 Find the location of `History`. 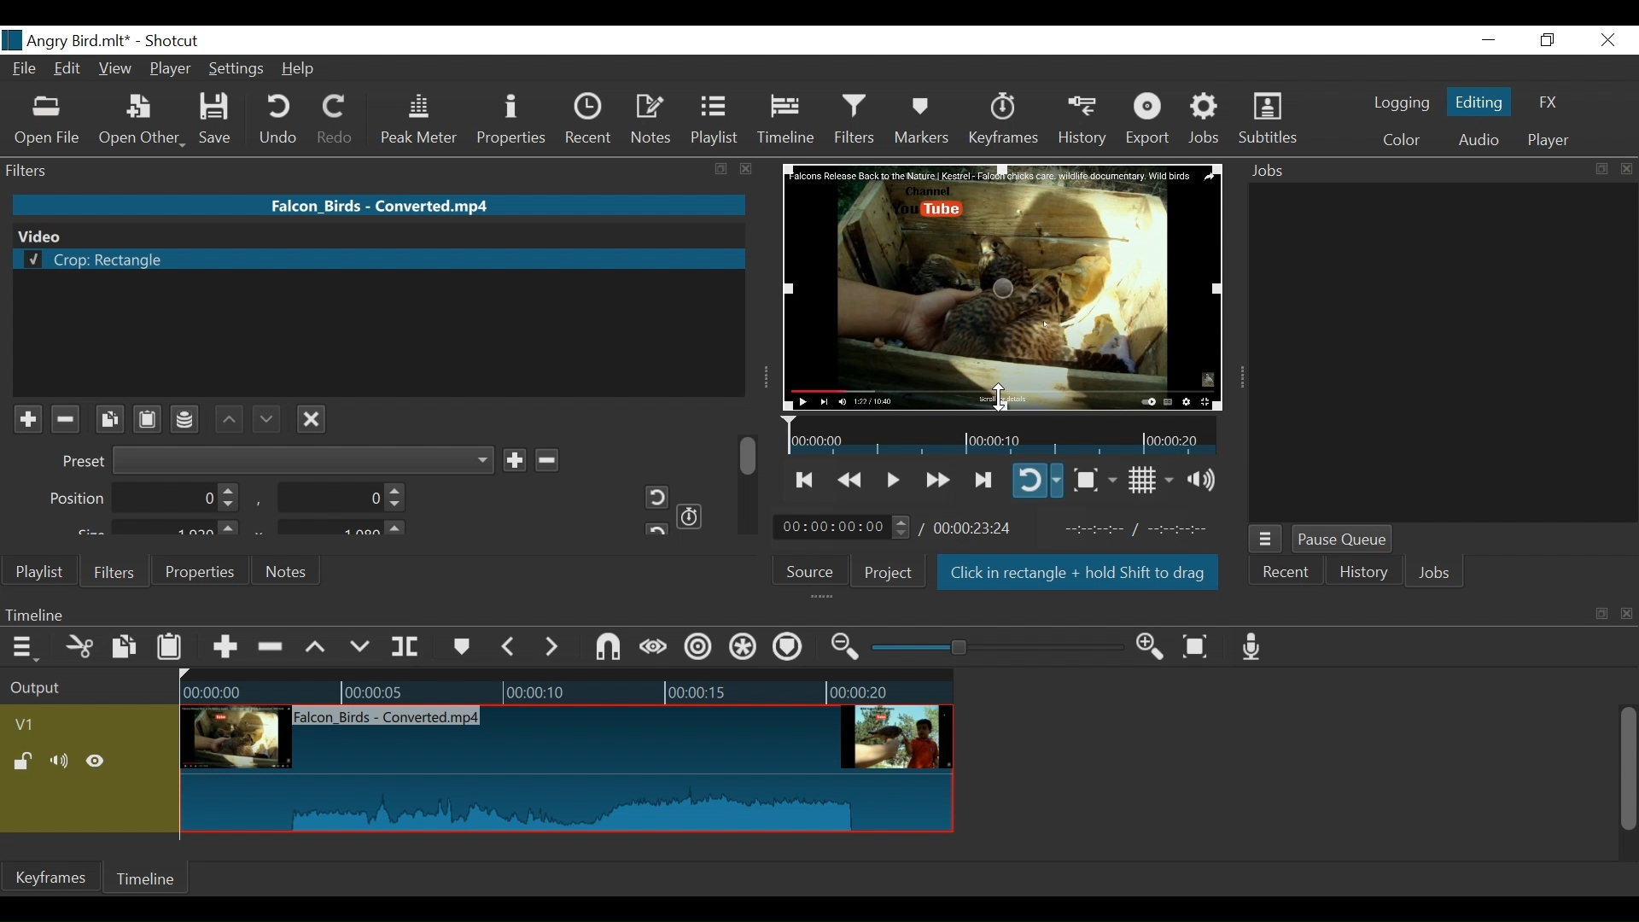

History is located at coordinates (1083, 120).